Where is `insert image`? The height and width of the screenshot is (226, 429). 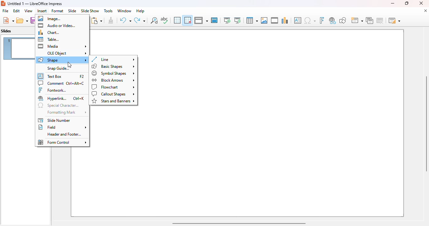 insert image is located at coordinates (264, 20).